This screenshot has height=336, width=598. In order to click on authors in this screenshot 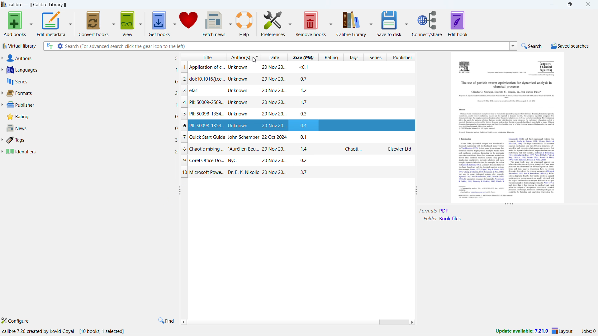, I will do `click(93, 58)`.